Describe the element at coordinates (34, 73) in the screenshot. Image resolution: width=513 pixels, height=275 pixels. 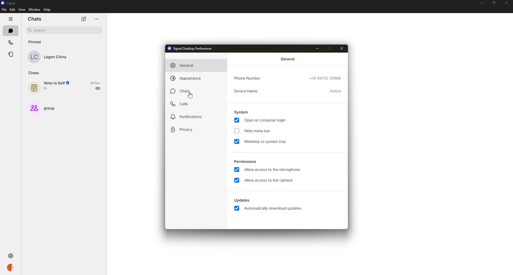
I see `chats` at that location.